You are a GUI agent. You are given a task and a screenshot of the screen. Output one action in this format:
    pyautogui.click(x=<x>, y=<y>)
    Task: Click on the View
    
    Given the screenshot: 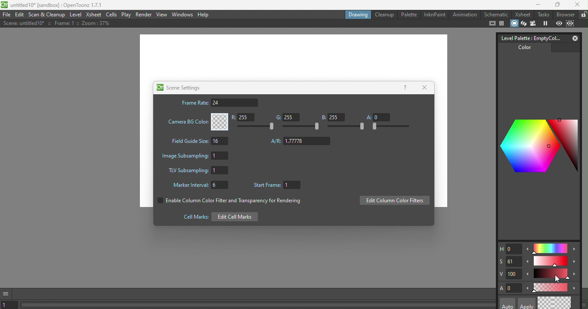 What is the action you would take?
    pyautogui.click(x=162, y=14)
    